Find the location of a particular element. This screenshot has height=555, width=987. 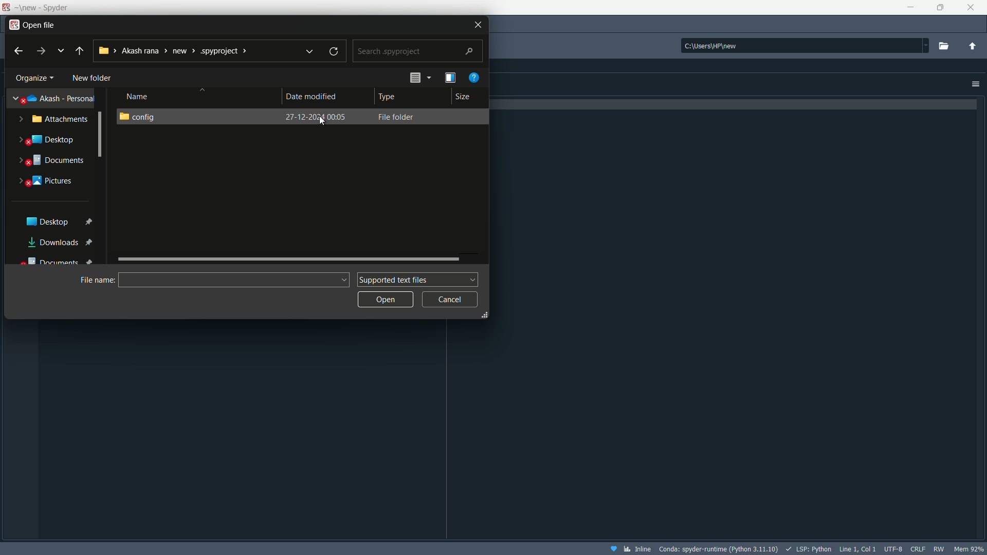

open is located at coordinates (386, 299).